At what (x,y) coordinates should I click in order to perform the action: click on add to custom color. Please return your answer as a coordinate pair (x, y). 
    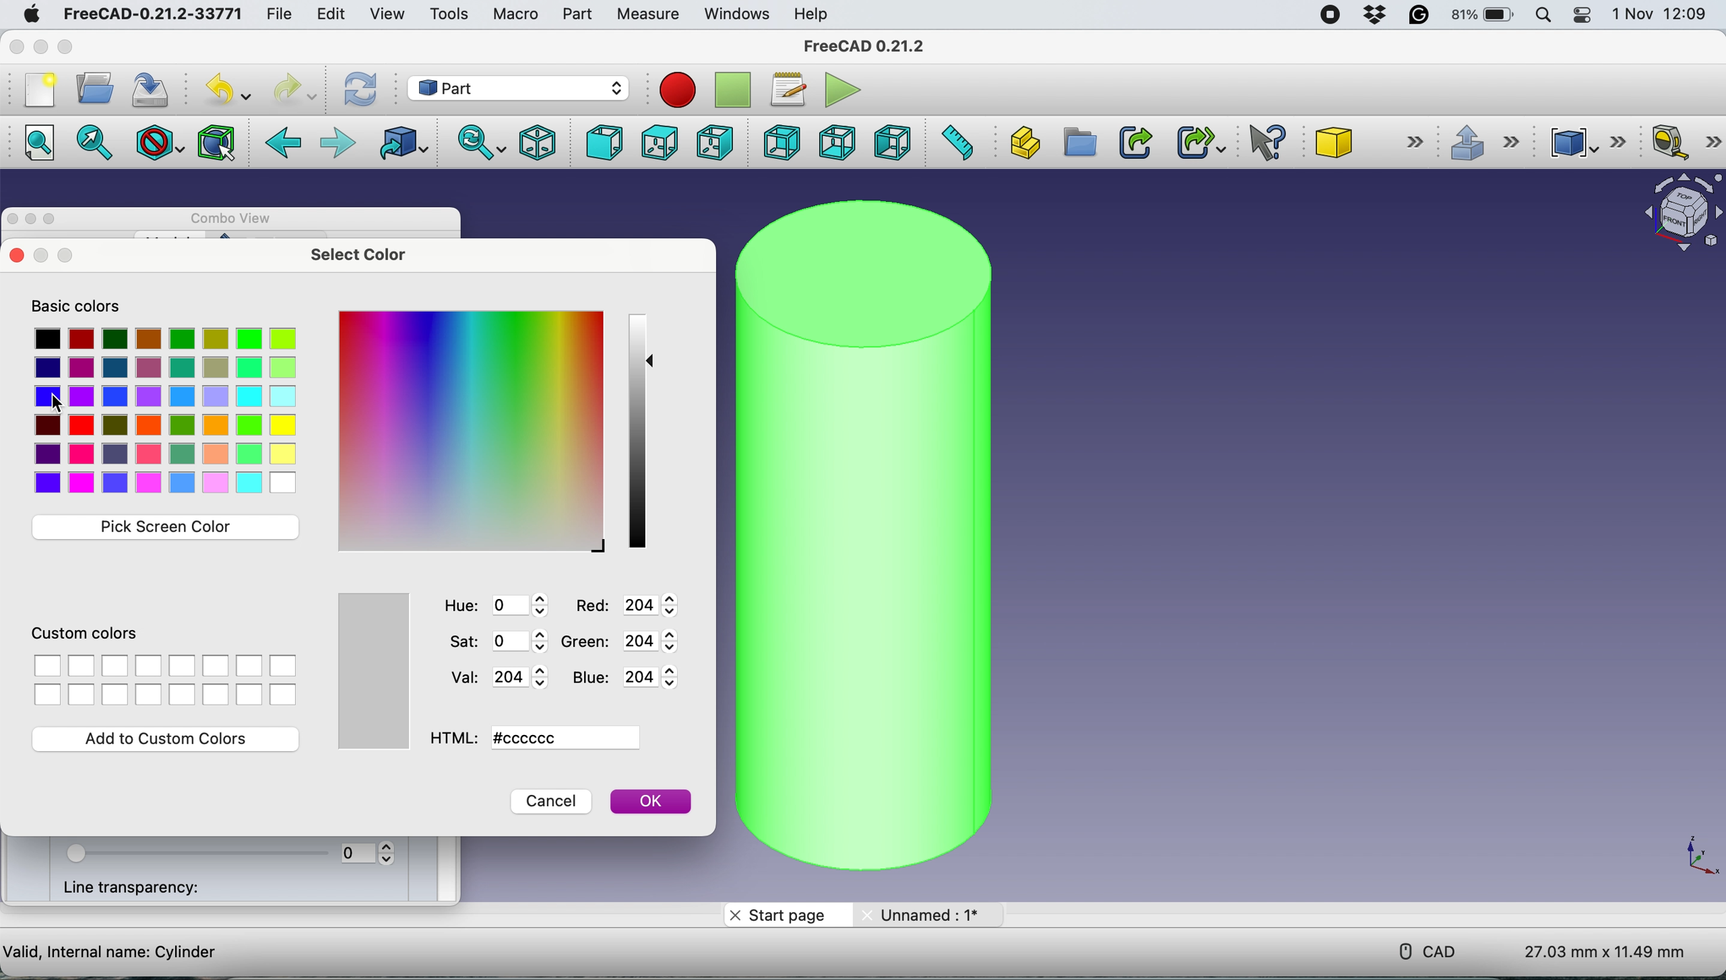
    Looking at the image, I should click on (174, 740).